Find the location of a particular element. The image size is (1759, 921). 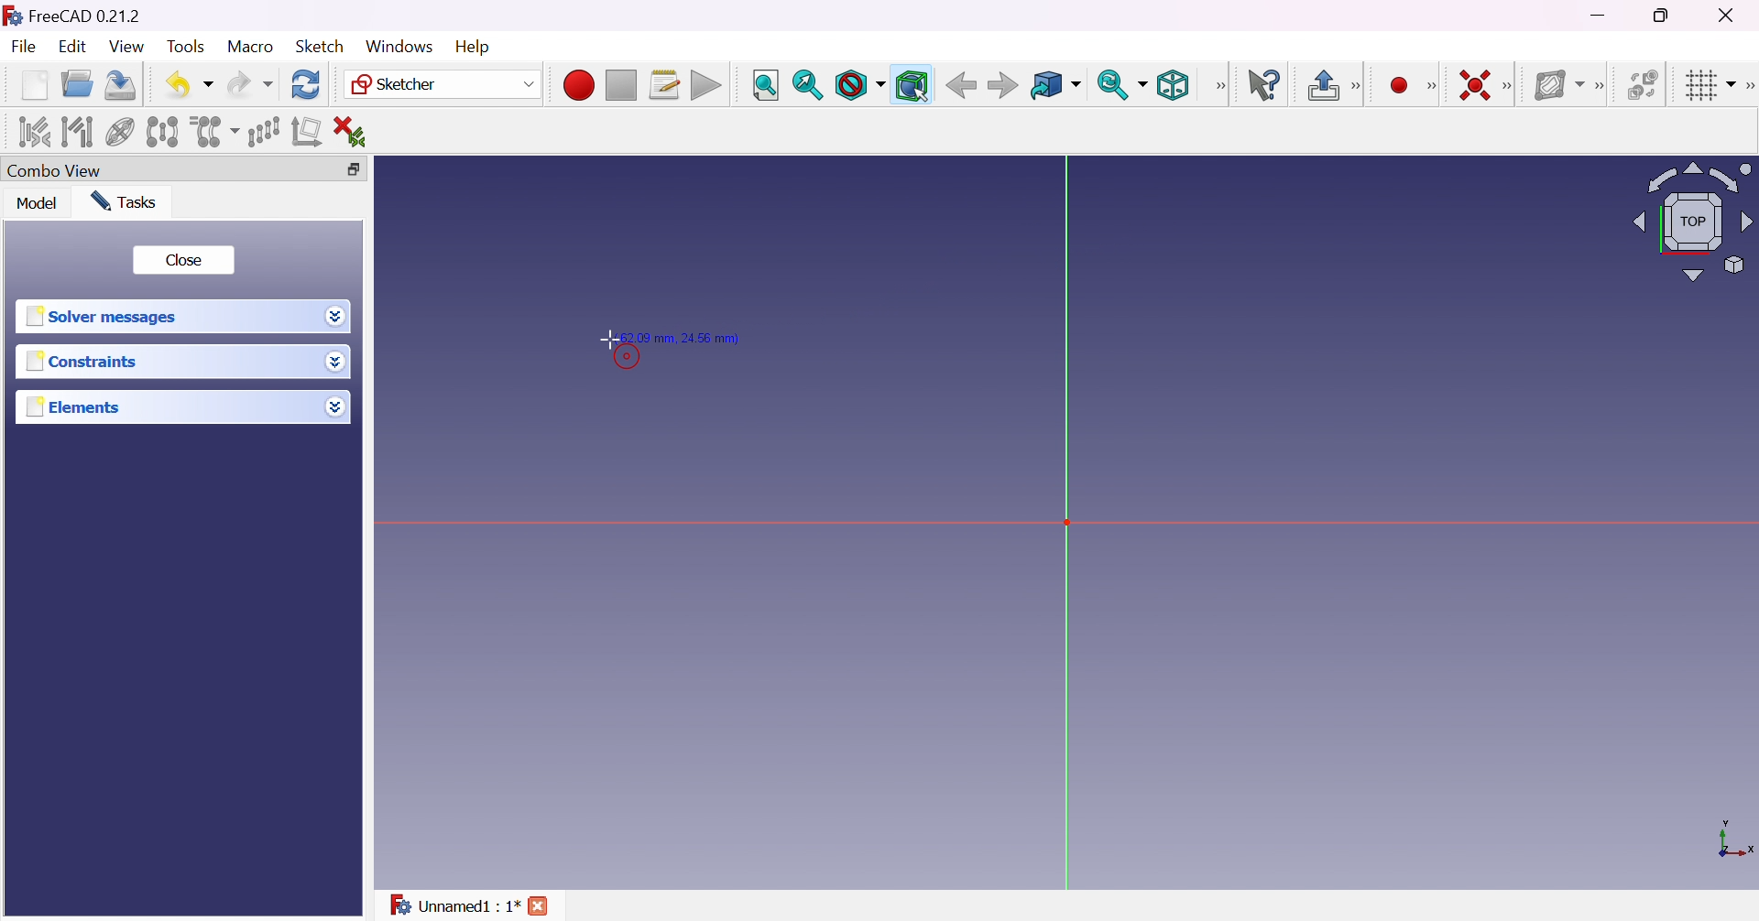

Switch virtual space is located at coordinates (1646, 84).